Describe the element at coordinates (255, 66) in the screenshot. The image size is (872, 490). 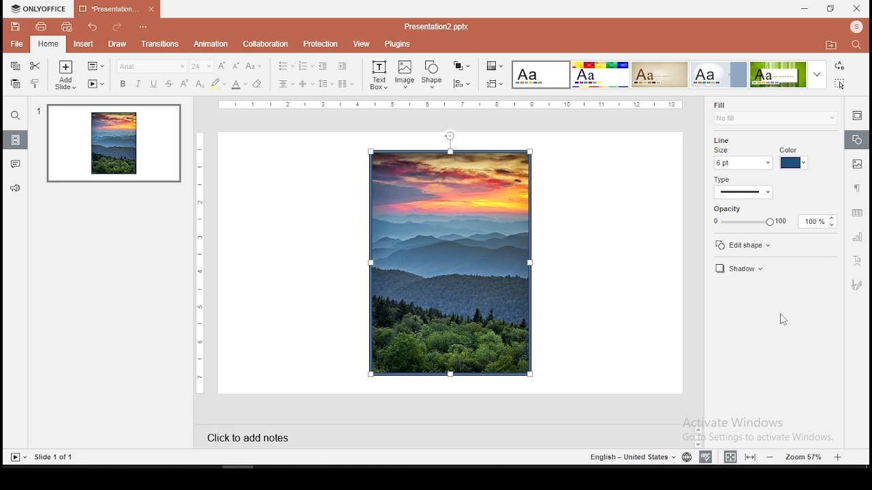
I see `change case` at that location.